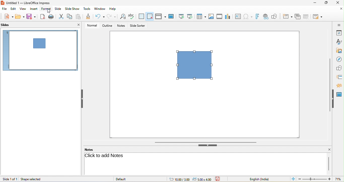 The image size is (344, 182). What do you see at coordinates (105, 156) in the screenshot?
I see `click to add notes` at bounding box center [105, 156].